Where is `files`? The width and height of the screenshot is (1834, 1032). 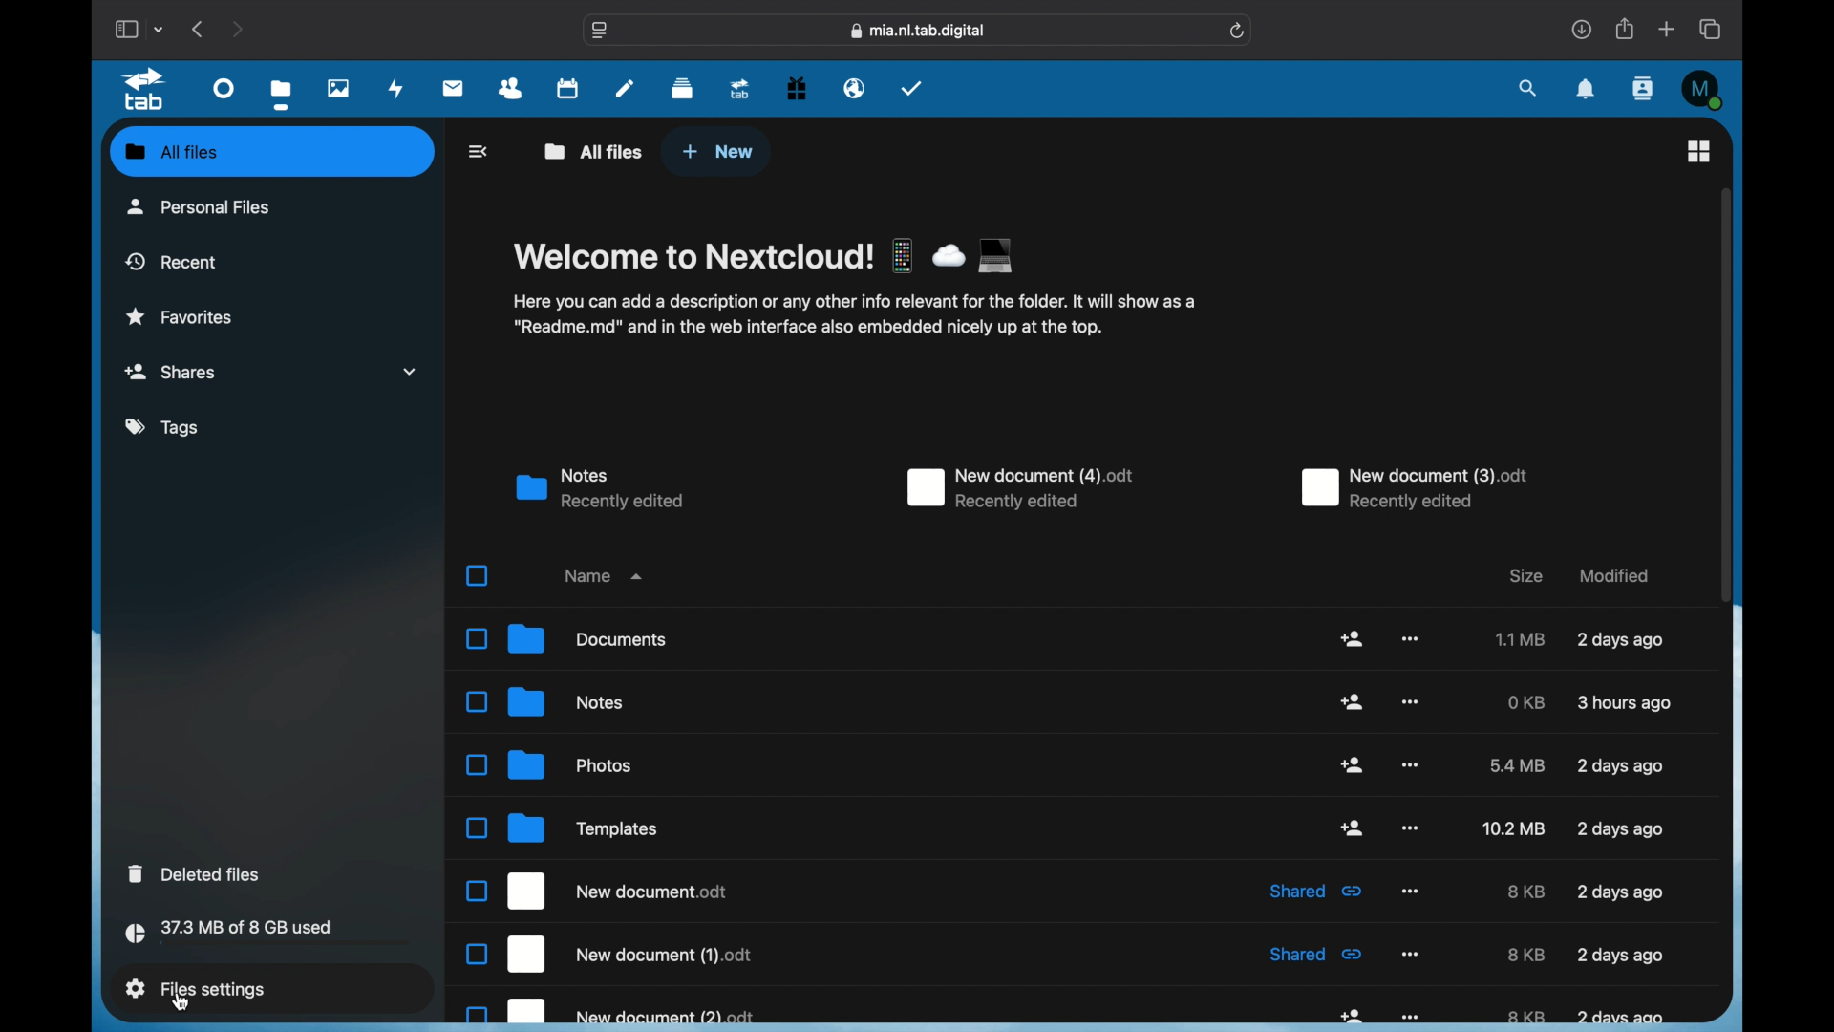 files is located at coordinates (283, 94).